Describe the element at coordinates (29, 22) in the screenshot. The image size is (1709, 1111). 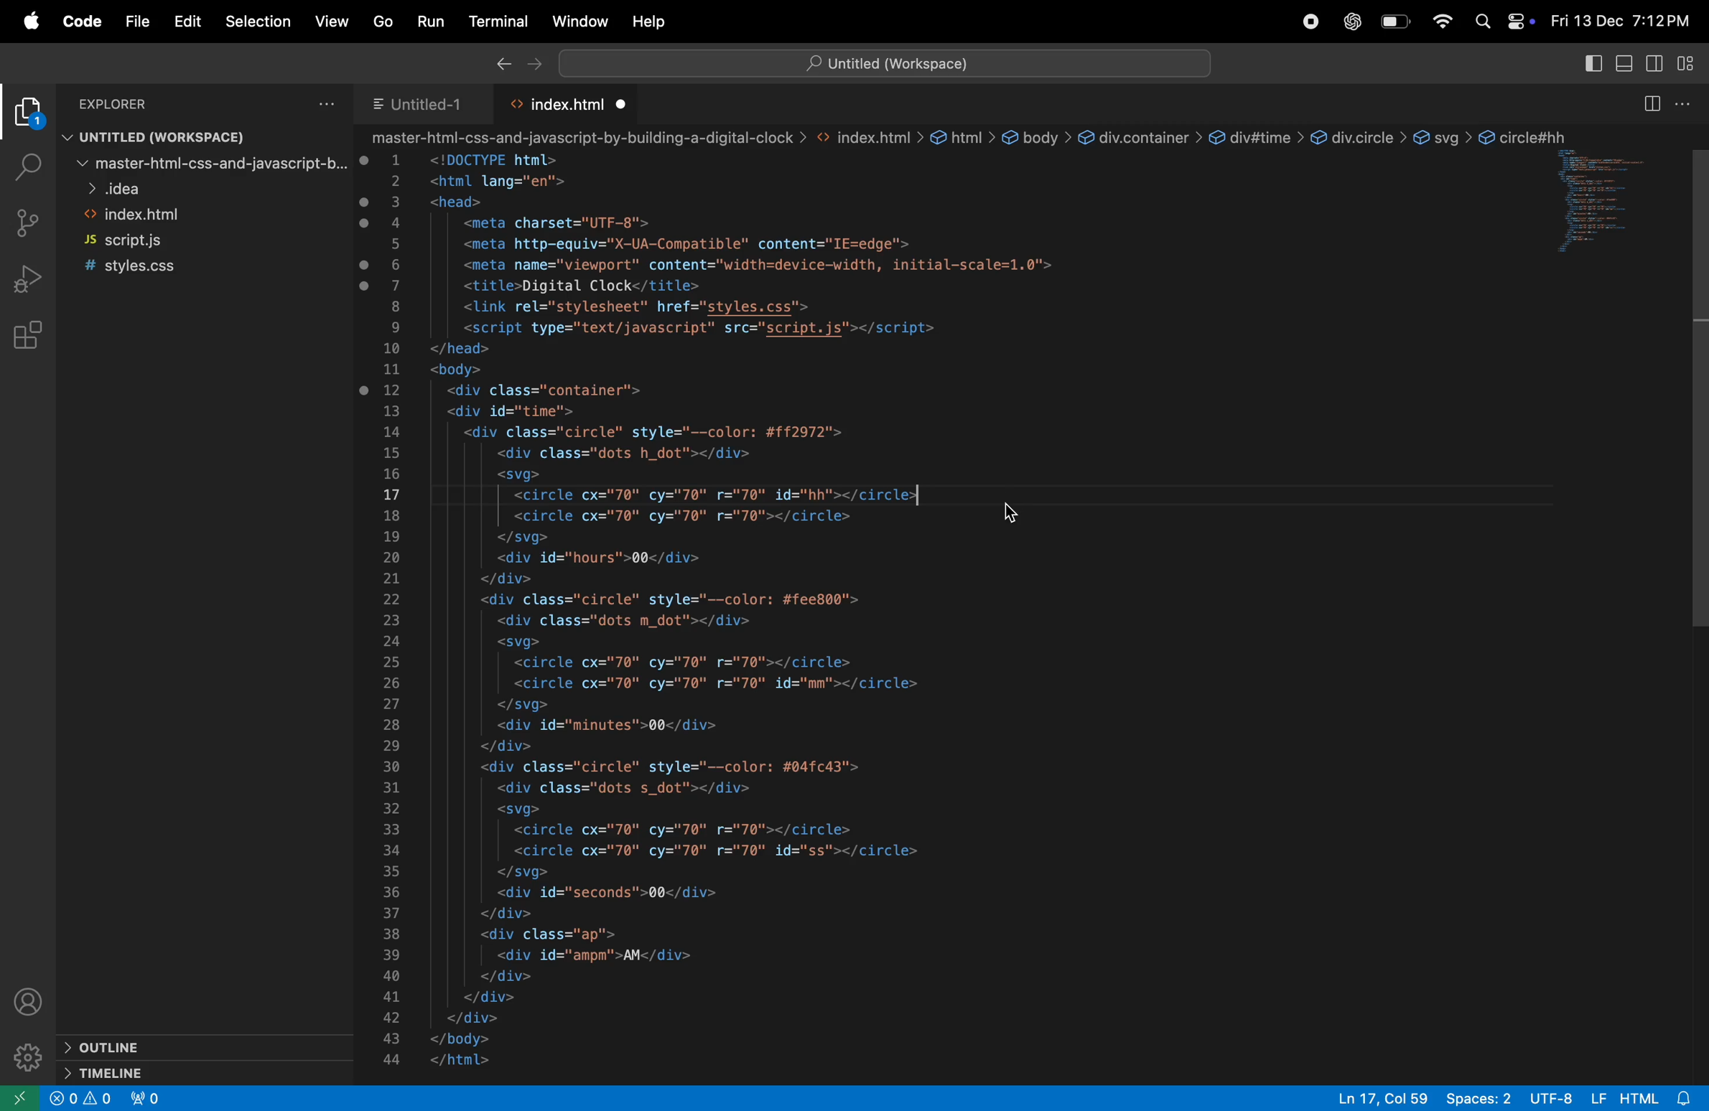
I see `apple menu` at that location.